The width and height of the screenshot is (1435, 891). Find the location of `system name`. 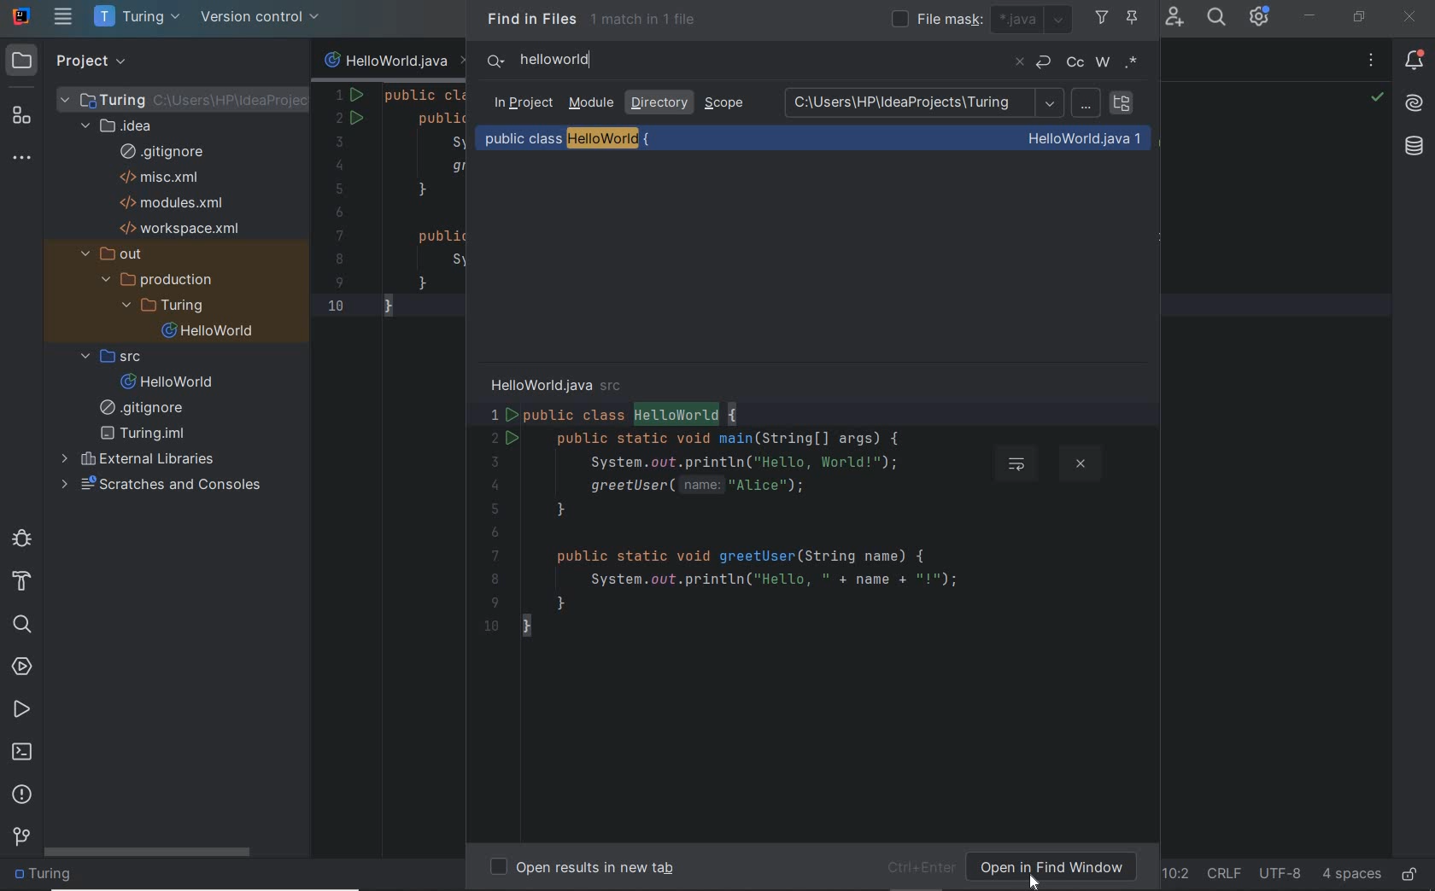

system name is located at coordinates (21, 16).